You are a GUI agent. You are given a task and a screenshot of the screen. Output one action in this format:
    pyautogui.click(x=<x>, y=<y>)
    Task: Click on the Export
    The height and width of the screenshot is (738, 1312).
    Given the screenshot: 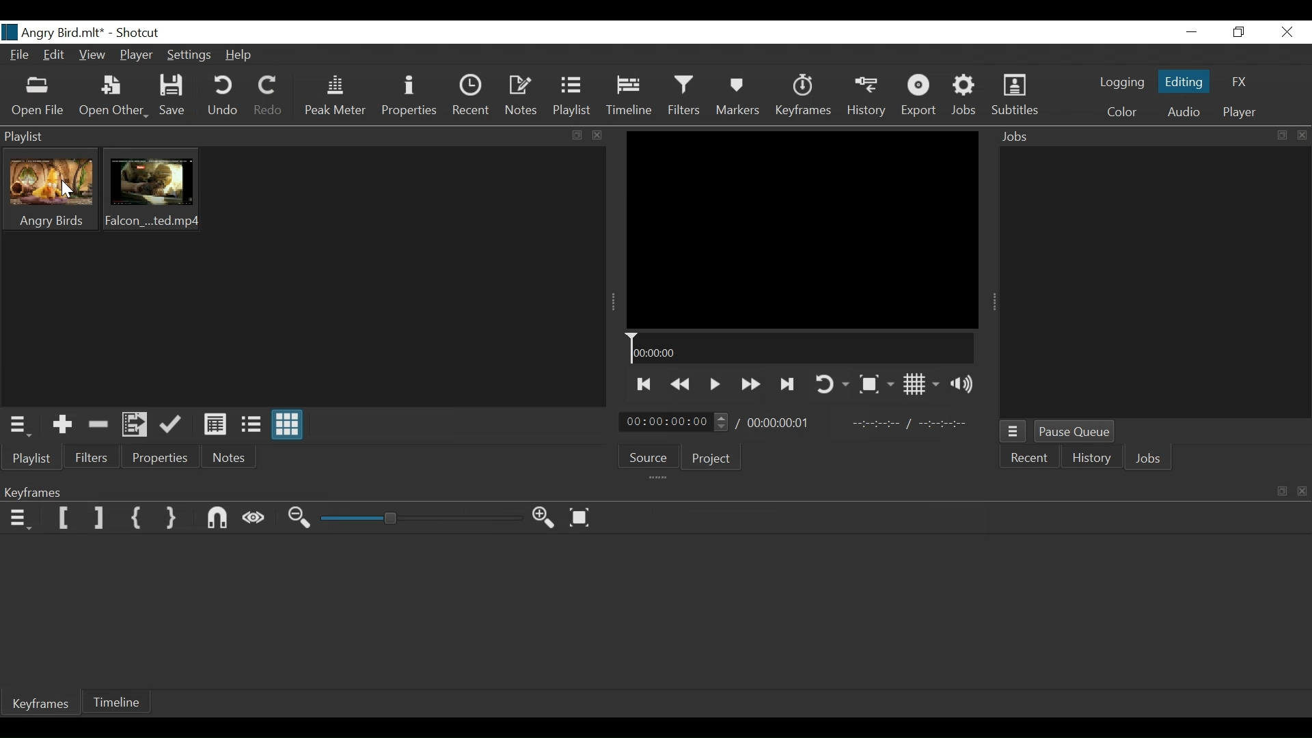 What is the action you would take?
    pyautogui.click(x=922, y=98)
    